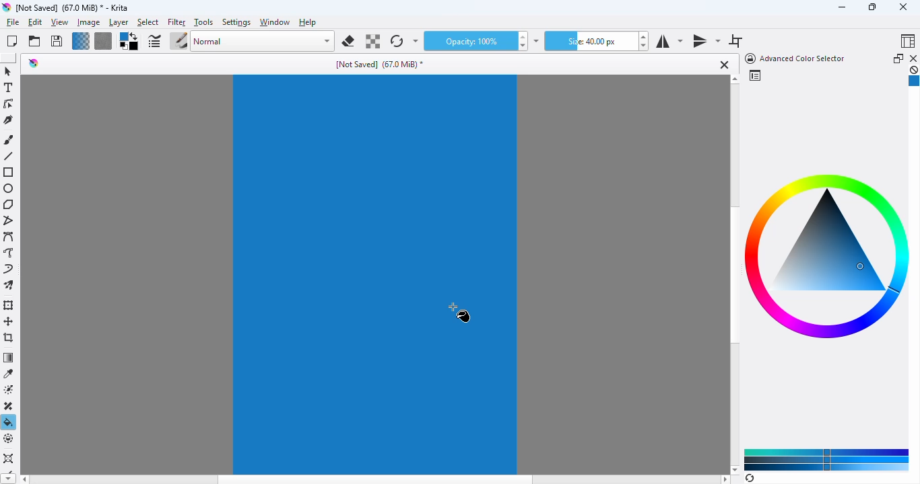 This screenshot has height=484, width=920. What do you see at coordinates (909, 40) in the screenshot?
I see `choose workspace` at bounding box center [909, 40].